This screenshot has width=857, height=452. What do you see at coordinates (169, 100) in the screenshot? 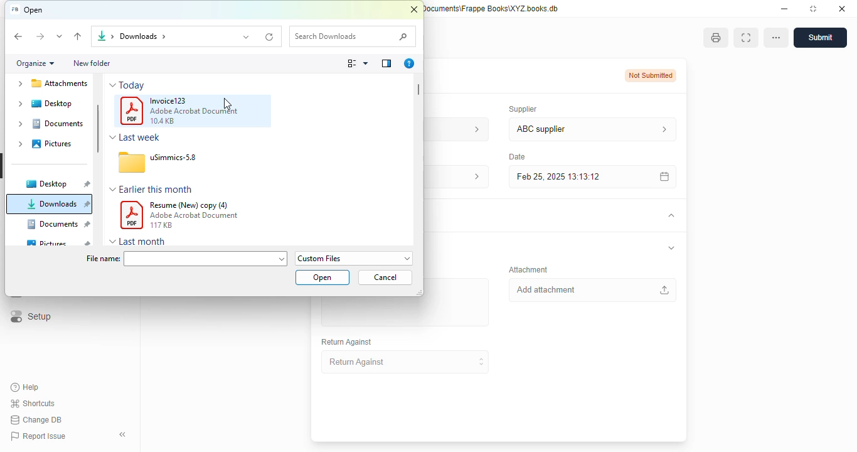
I see `invoice123` at bounding box center [169, 100].